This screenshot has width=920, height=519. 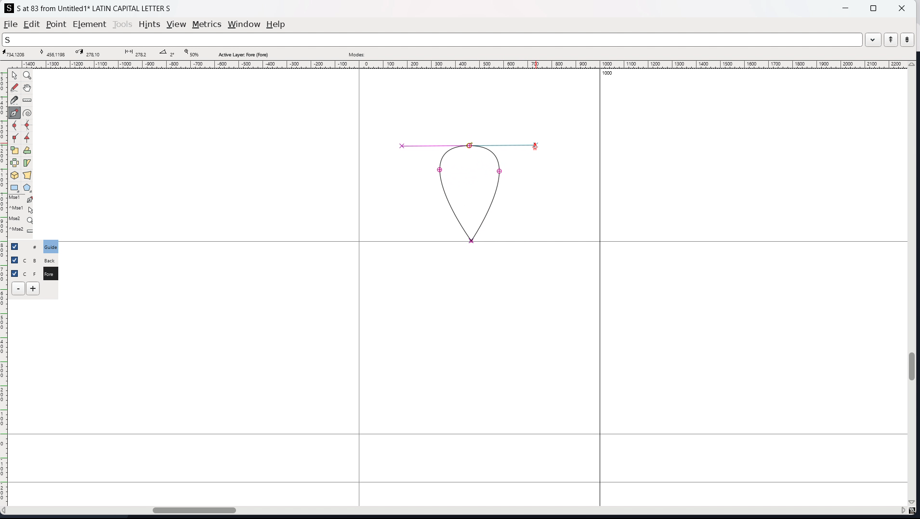 What do you see at coordinates (150, 25) in the screenshot?
I see `hints` at bounding box center [150, 25].